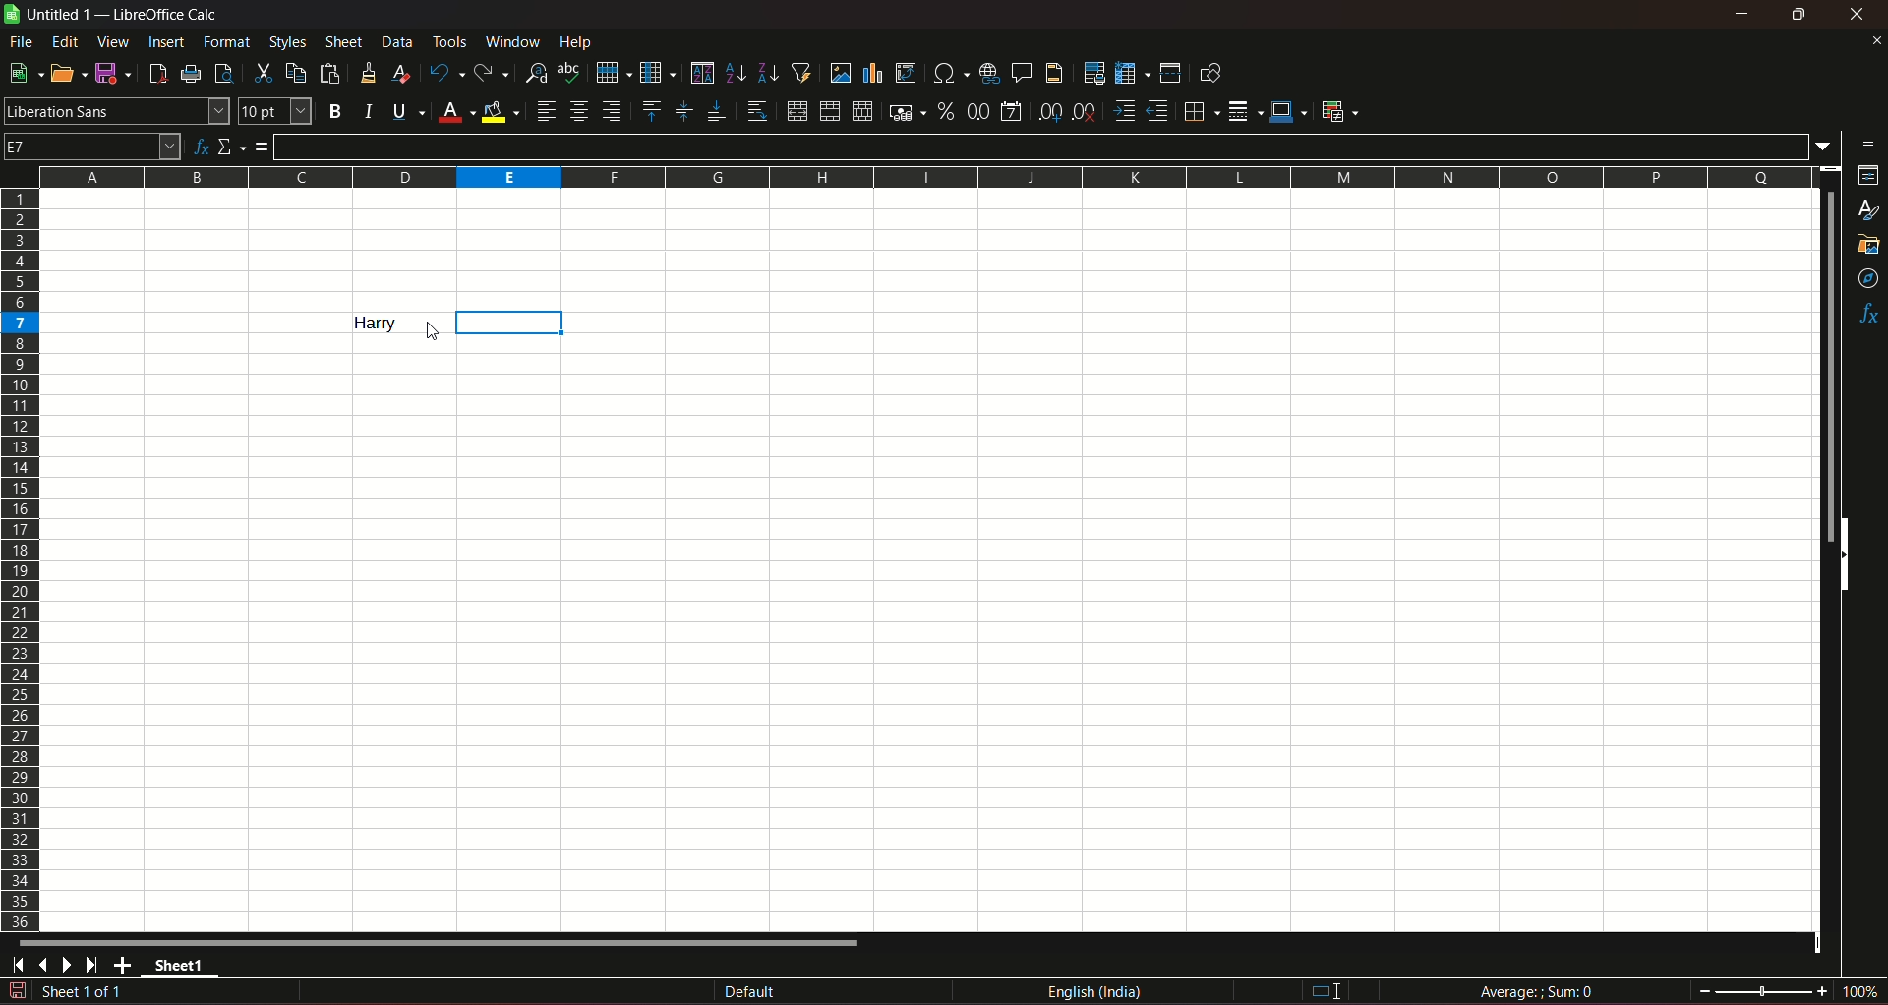 The width and height of the screenshot is (1888, 1005). Describe the element at coordinates (1798, 15) in the screenshot. I see `minimize & maximize` at that location.